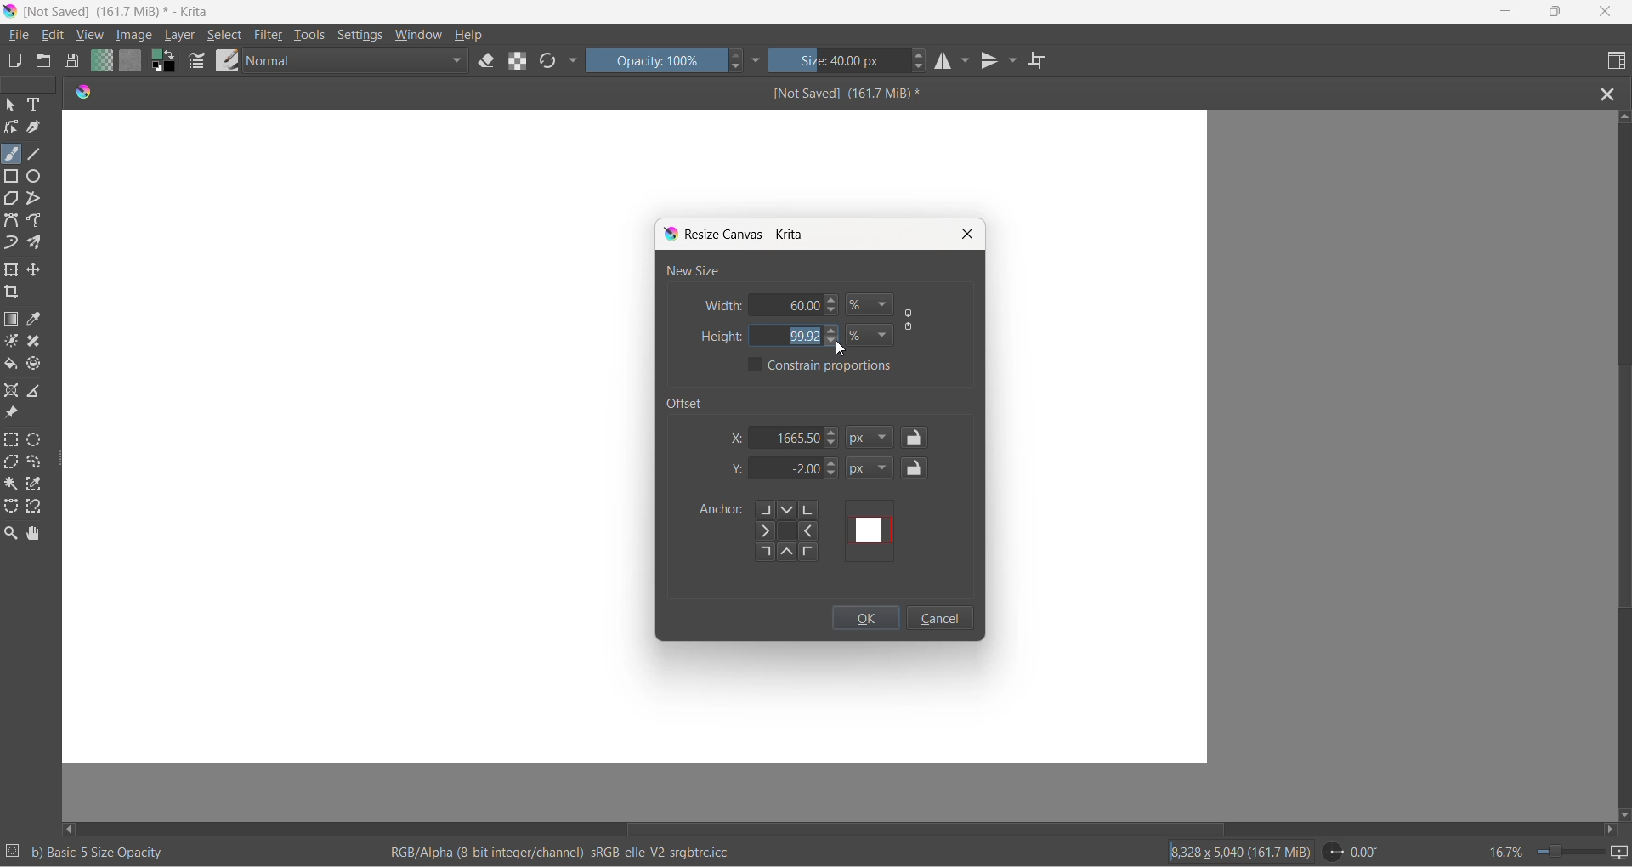 This screenshot has width=1632, height=867. I want to click on size, so click(840, 62).